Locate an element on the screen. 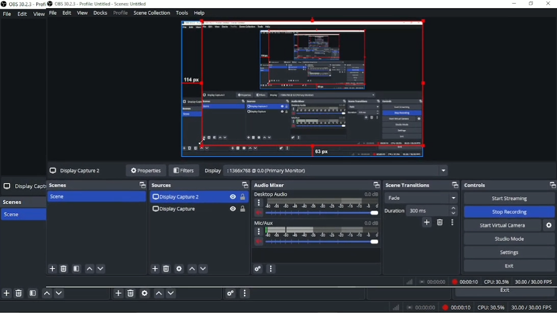 Image resolution: width=557 pixels, height=313 pixels. scale is located at coordinates (324, 204).